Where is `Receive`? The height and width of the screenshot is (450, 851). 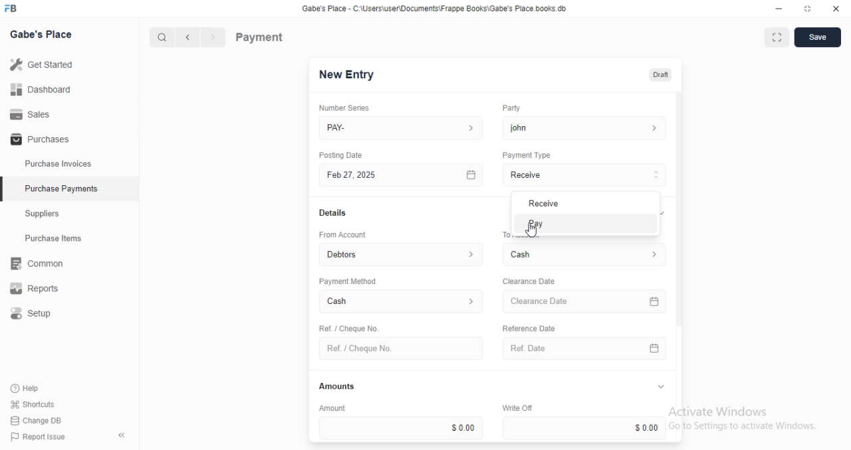 Receive is located at coordinates (585, 175).